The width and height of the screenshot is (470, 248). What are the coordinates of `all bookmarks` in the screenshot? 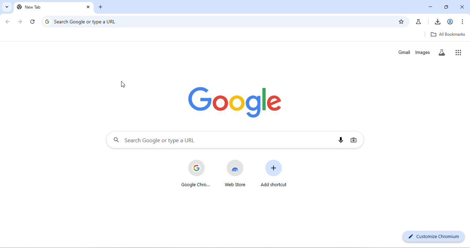 It's located at (449, 35).